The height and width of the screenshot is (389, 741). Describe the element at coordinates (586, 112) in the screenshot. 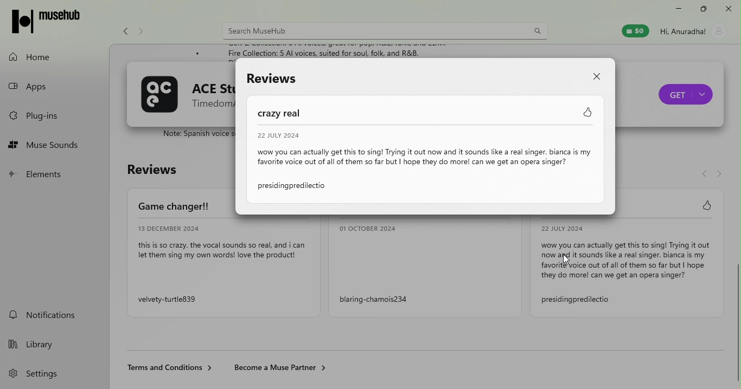

I see `Like` at that location.